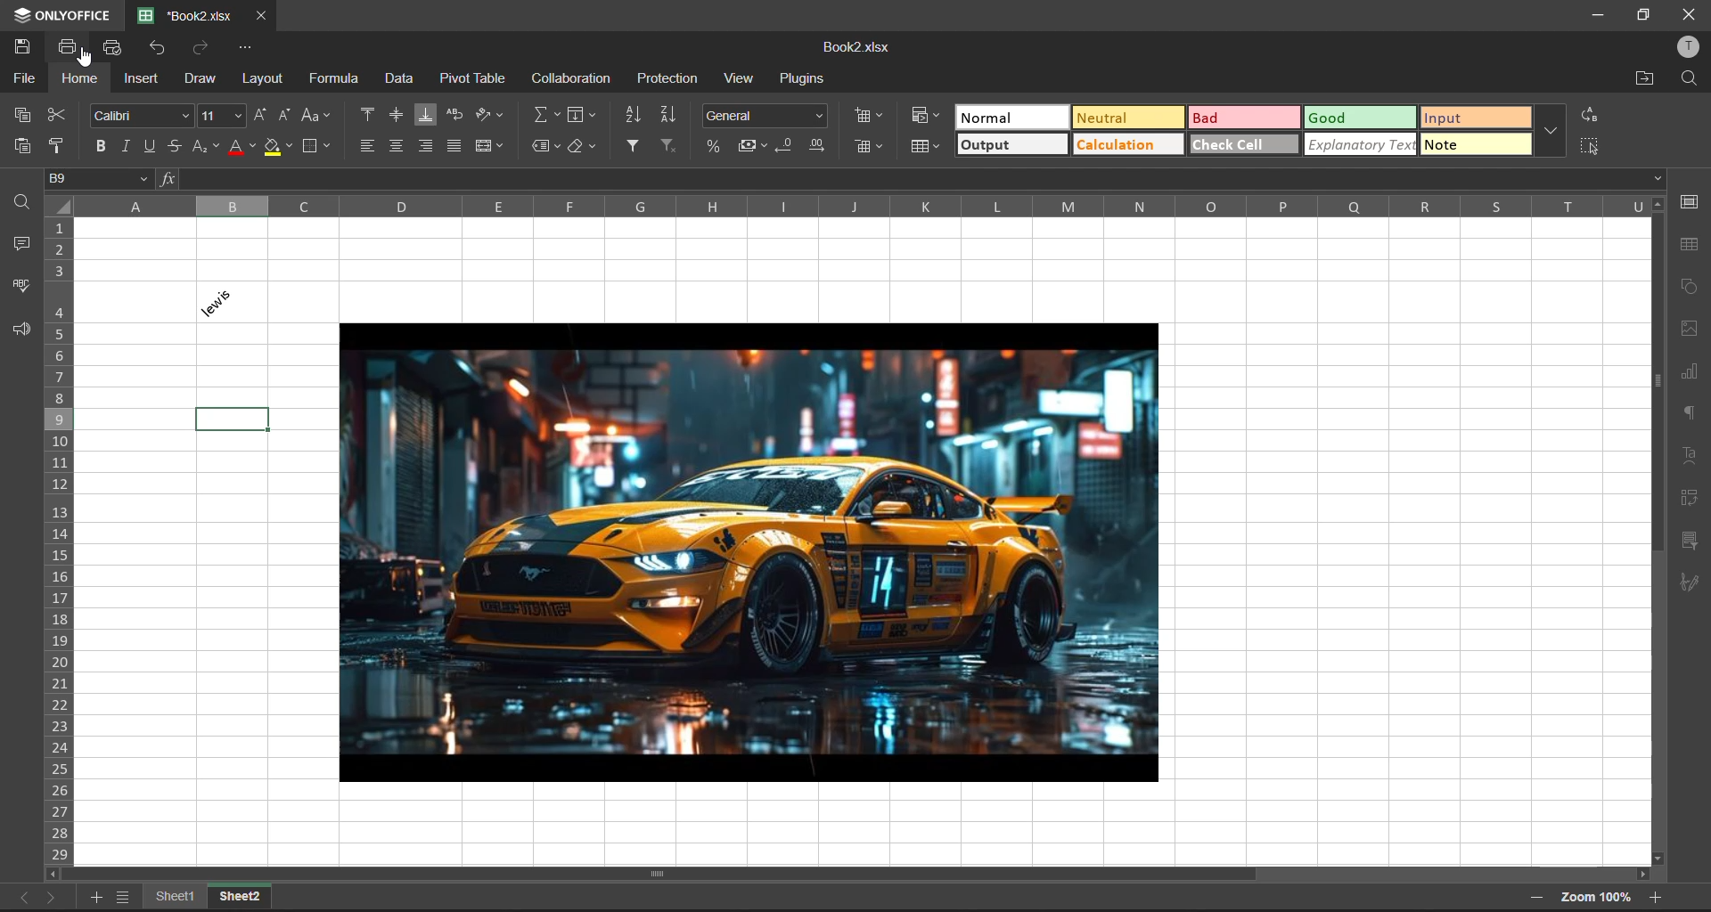 This screenshot has height=912, width=1711. I want to click on sort descending, so click(667, 116).